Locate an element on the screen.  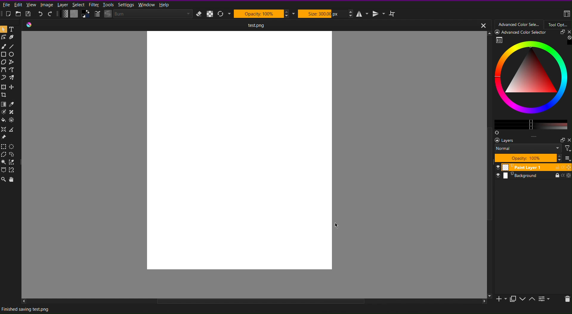
Polygon Tools is located at coordinates (10, 62).